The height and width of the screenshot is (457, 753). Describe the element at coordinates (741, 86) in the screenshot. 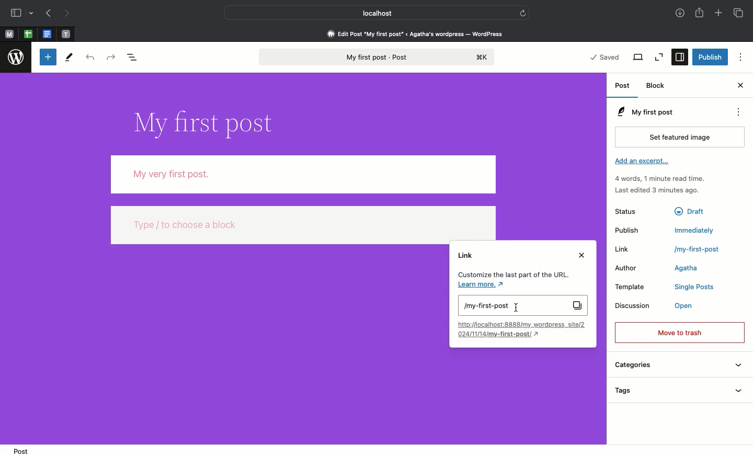

I see `Close` at that location.